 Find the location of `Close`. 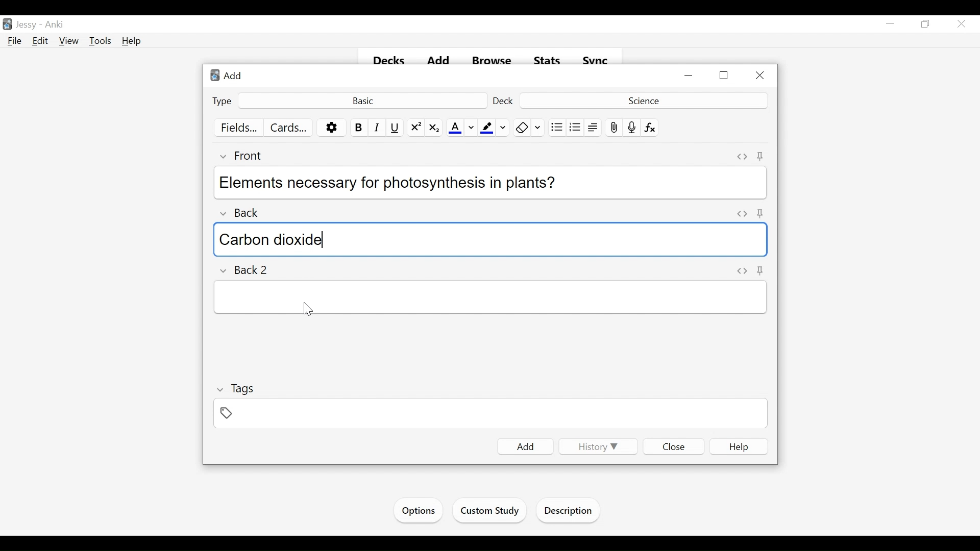

Close is located at coordinates (960, 25).